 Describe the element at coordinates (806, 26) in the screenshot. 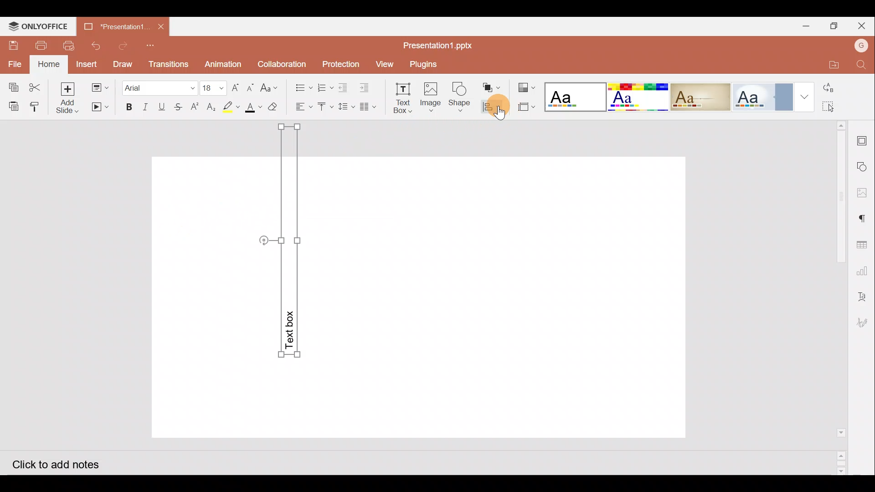

I see `Minimize` at that location.